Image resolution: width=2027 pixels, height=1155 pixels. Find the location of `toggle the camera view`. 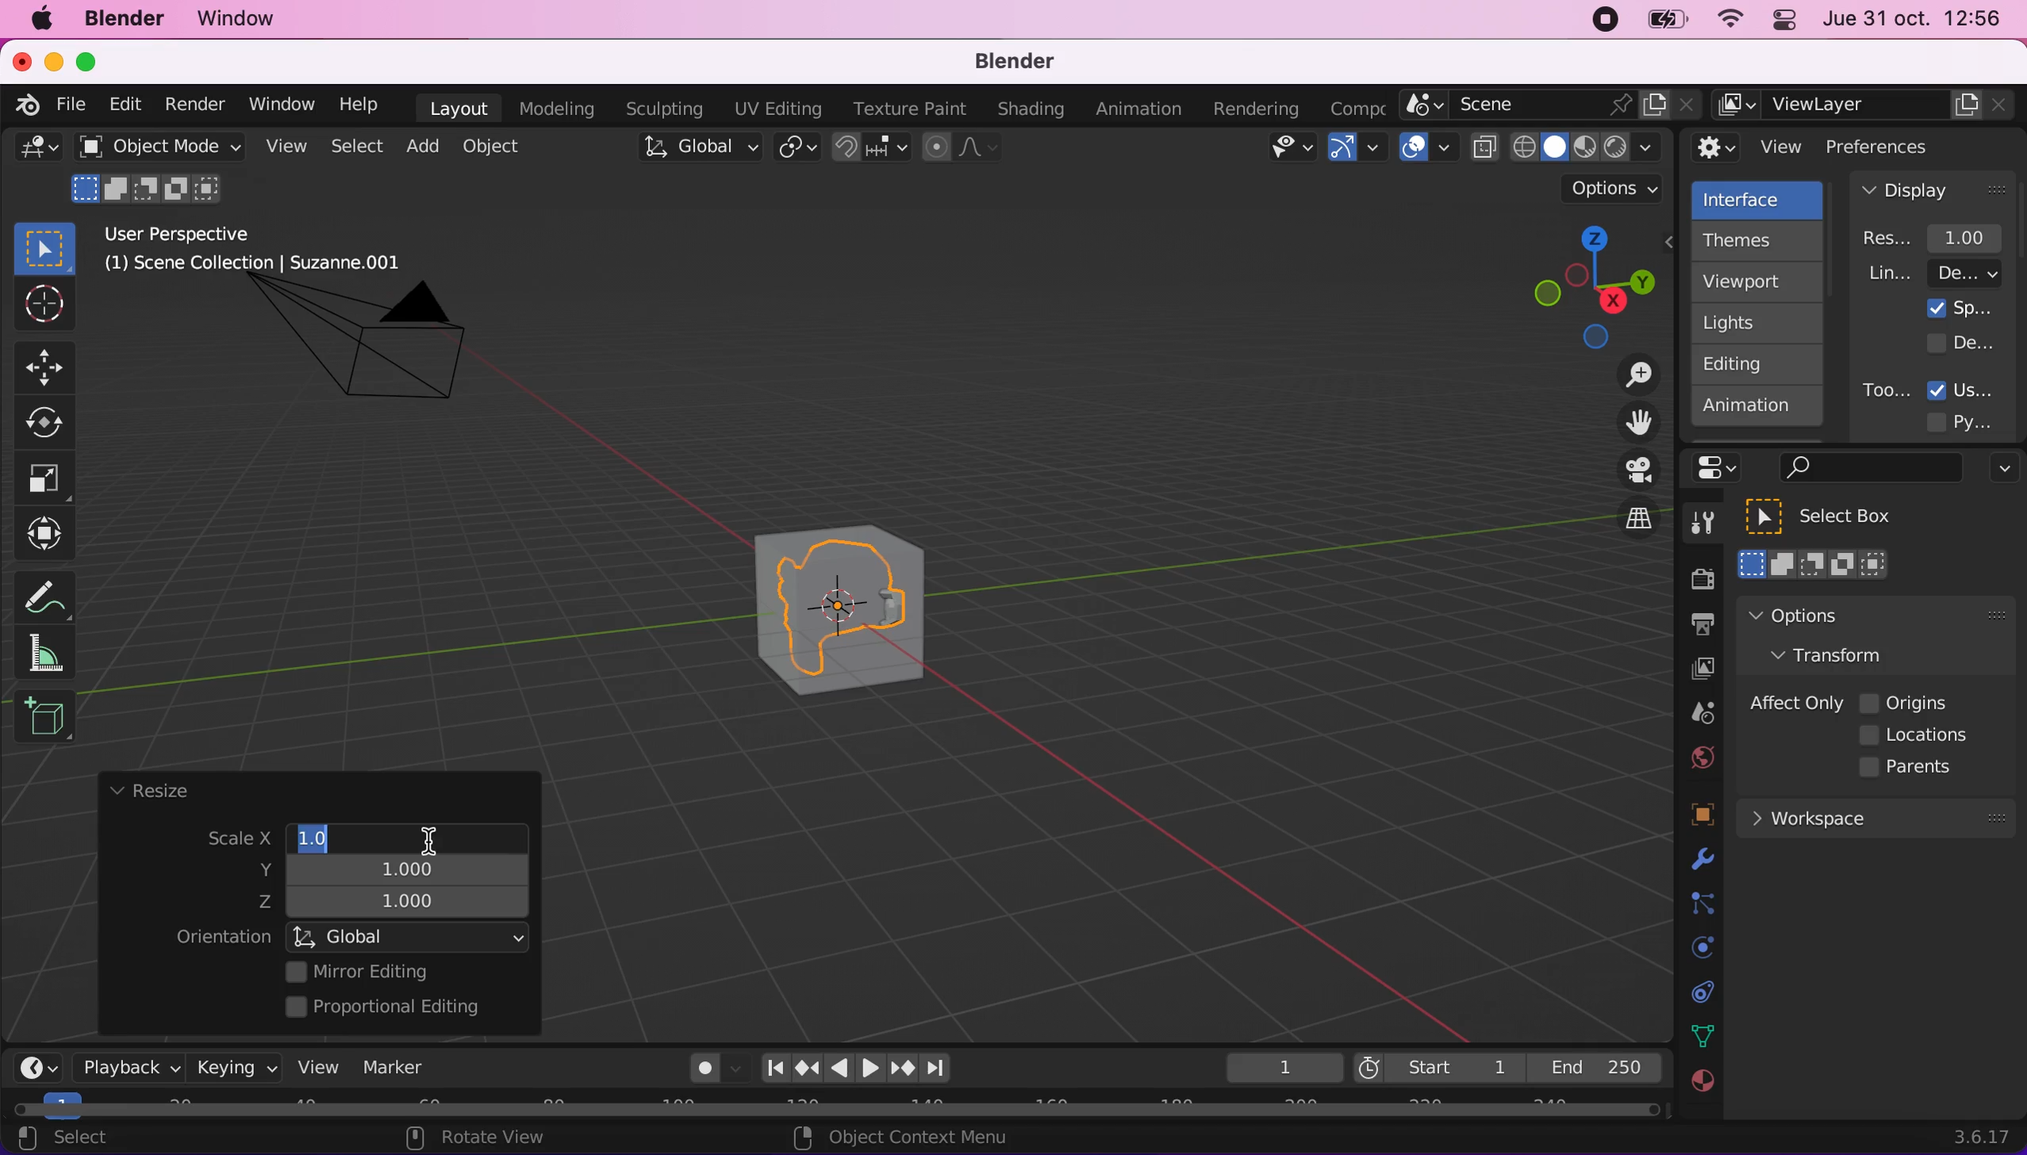

toggle the camera view is located at coordinates (1628, 471).